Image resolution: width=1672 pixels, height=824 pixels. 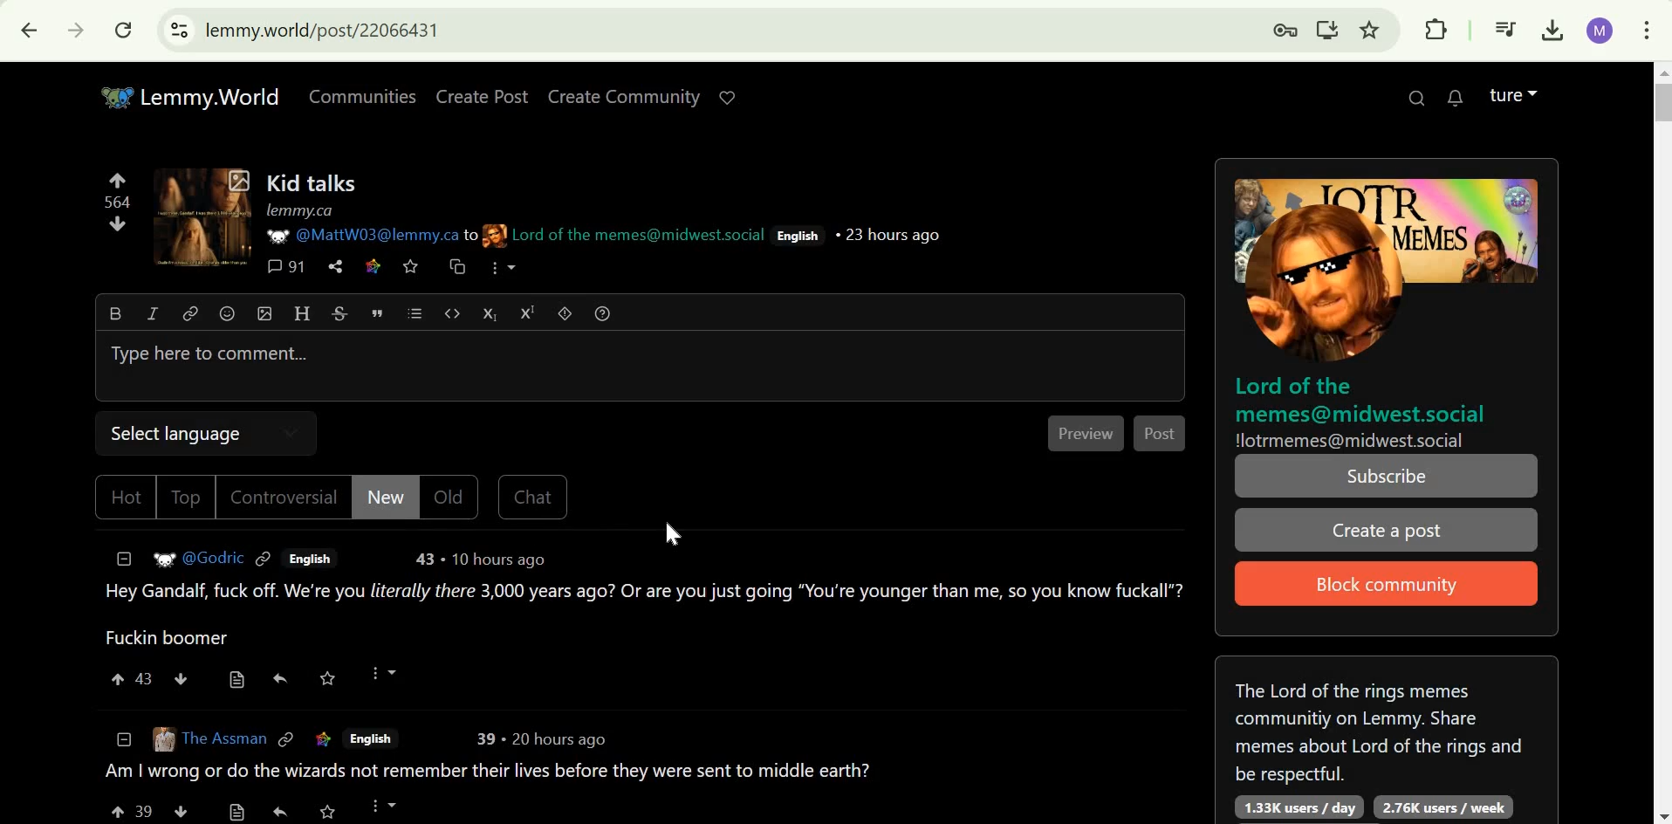 What do you see at coordinates (237, 680) in the screenshot?
I see `view source` at bounding box center [237, 680].